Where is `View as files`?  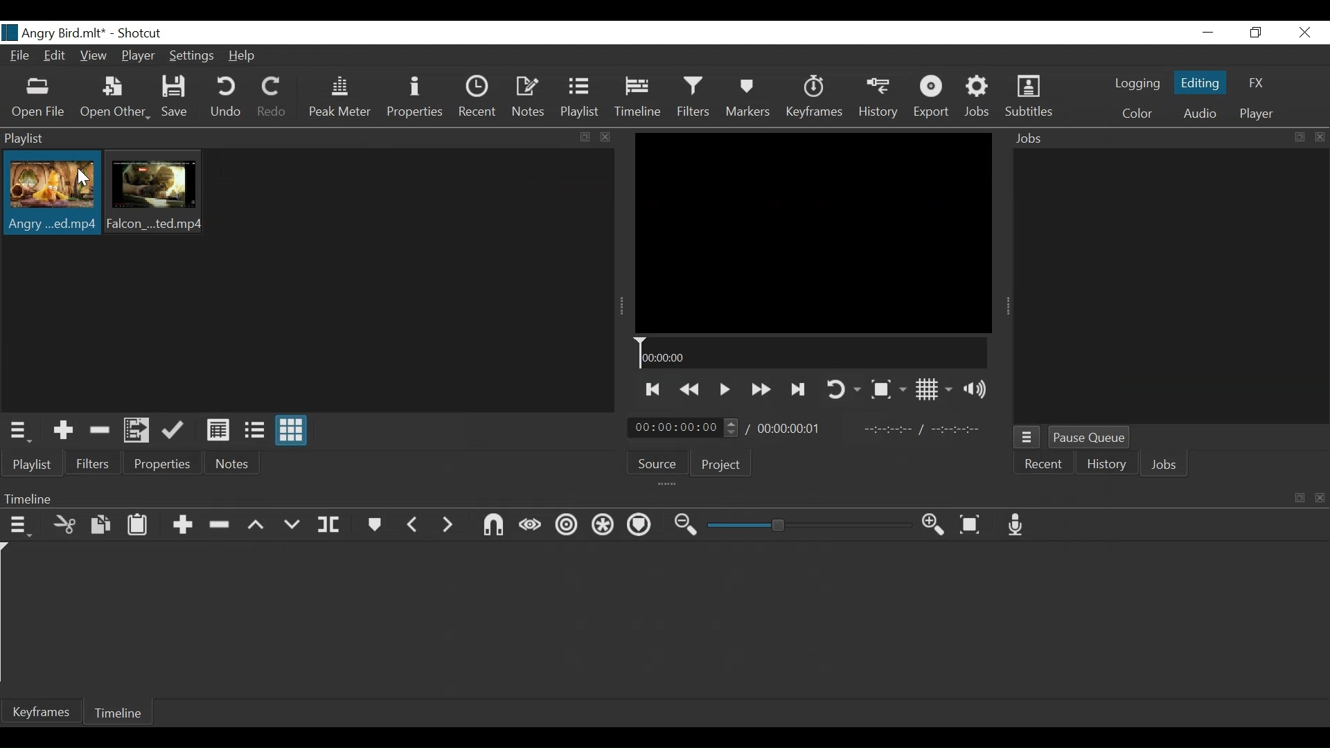 View as files is located at coordinates (255, 431).